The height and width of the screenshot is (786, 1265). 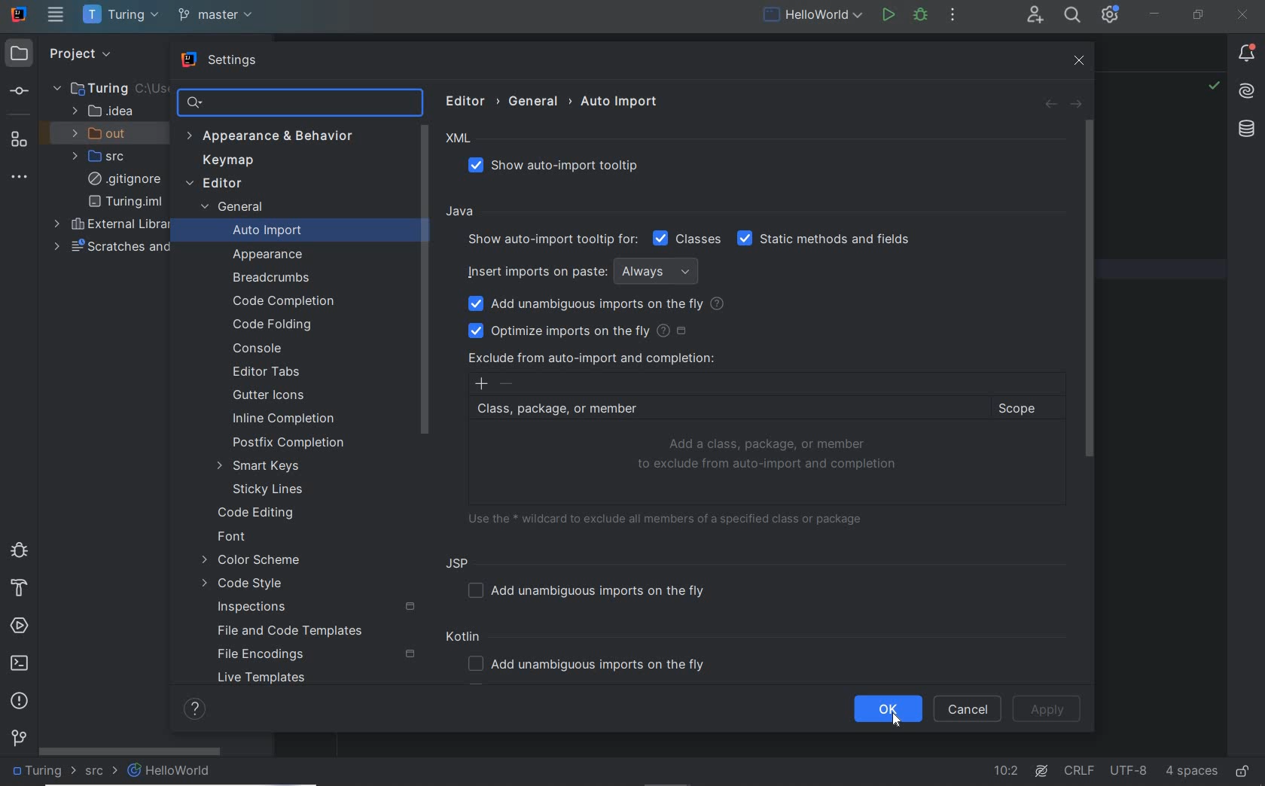 I want to click on GUTTER ICONS, so click(x=271, y=396).